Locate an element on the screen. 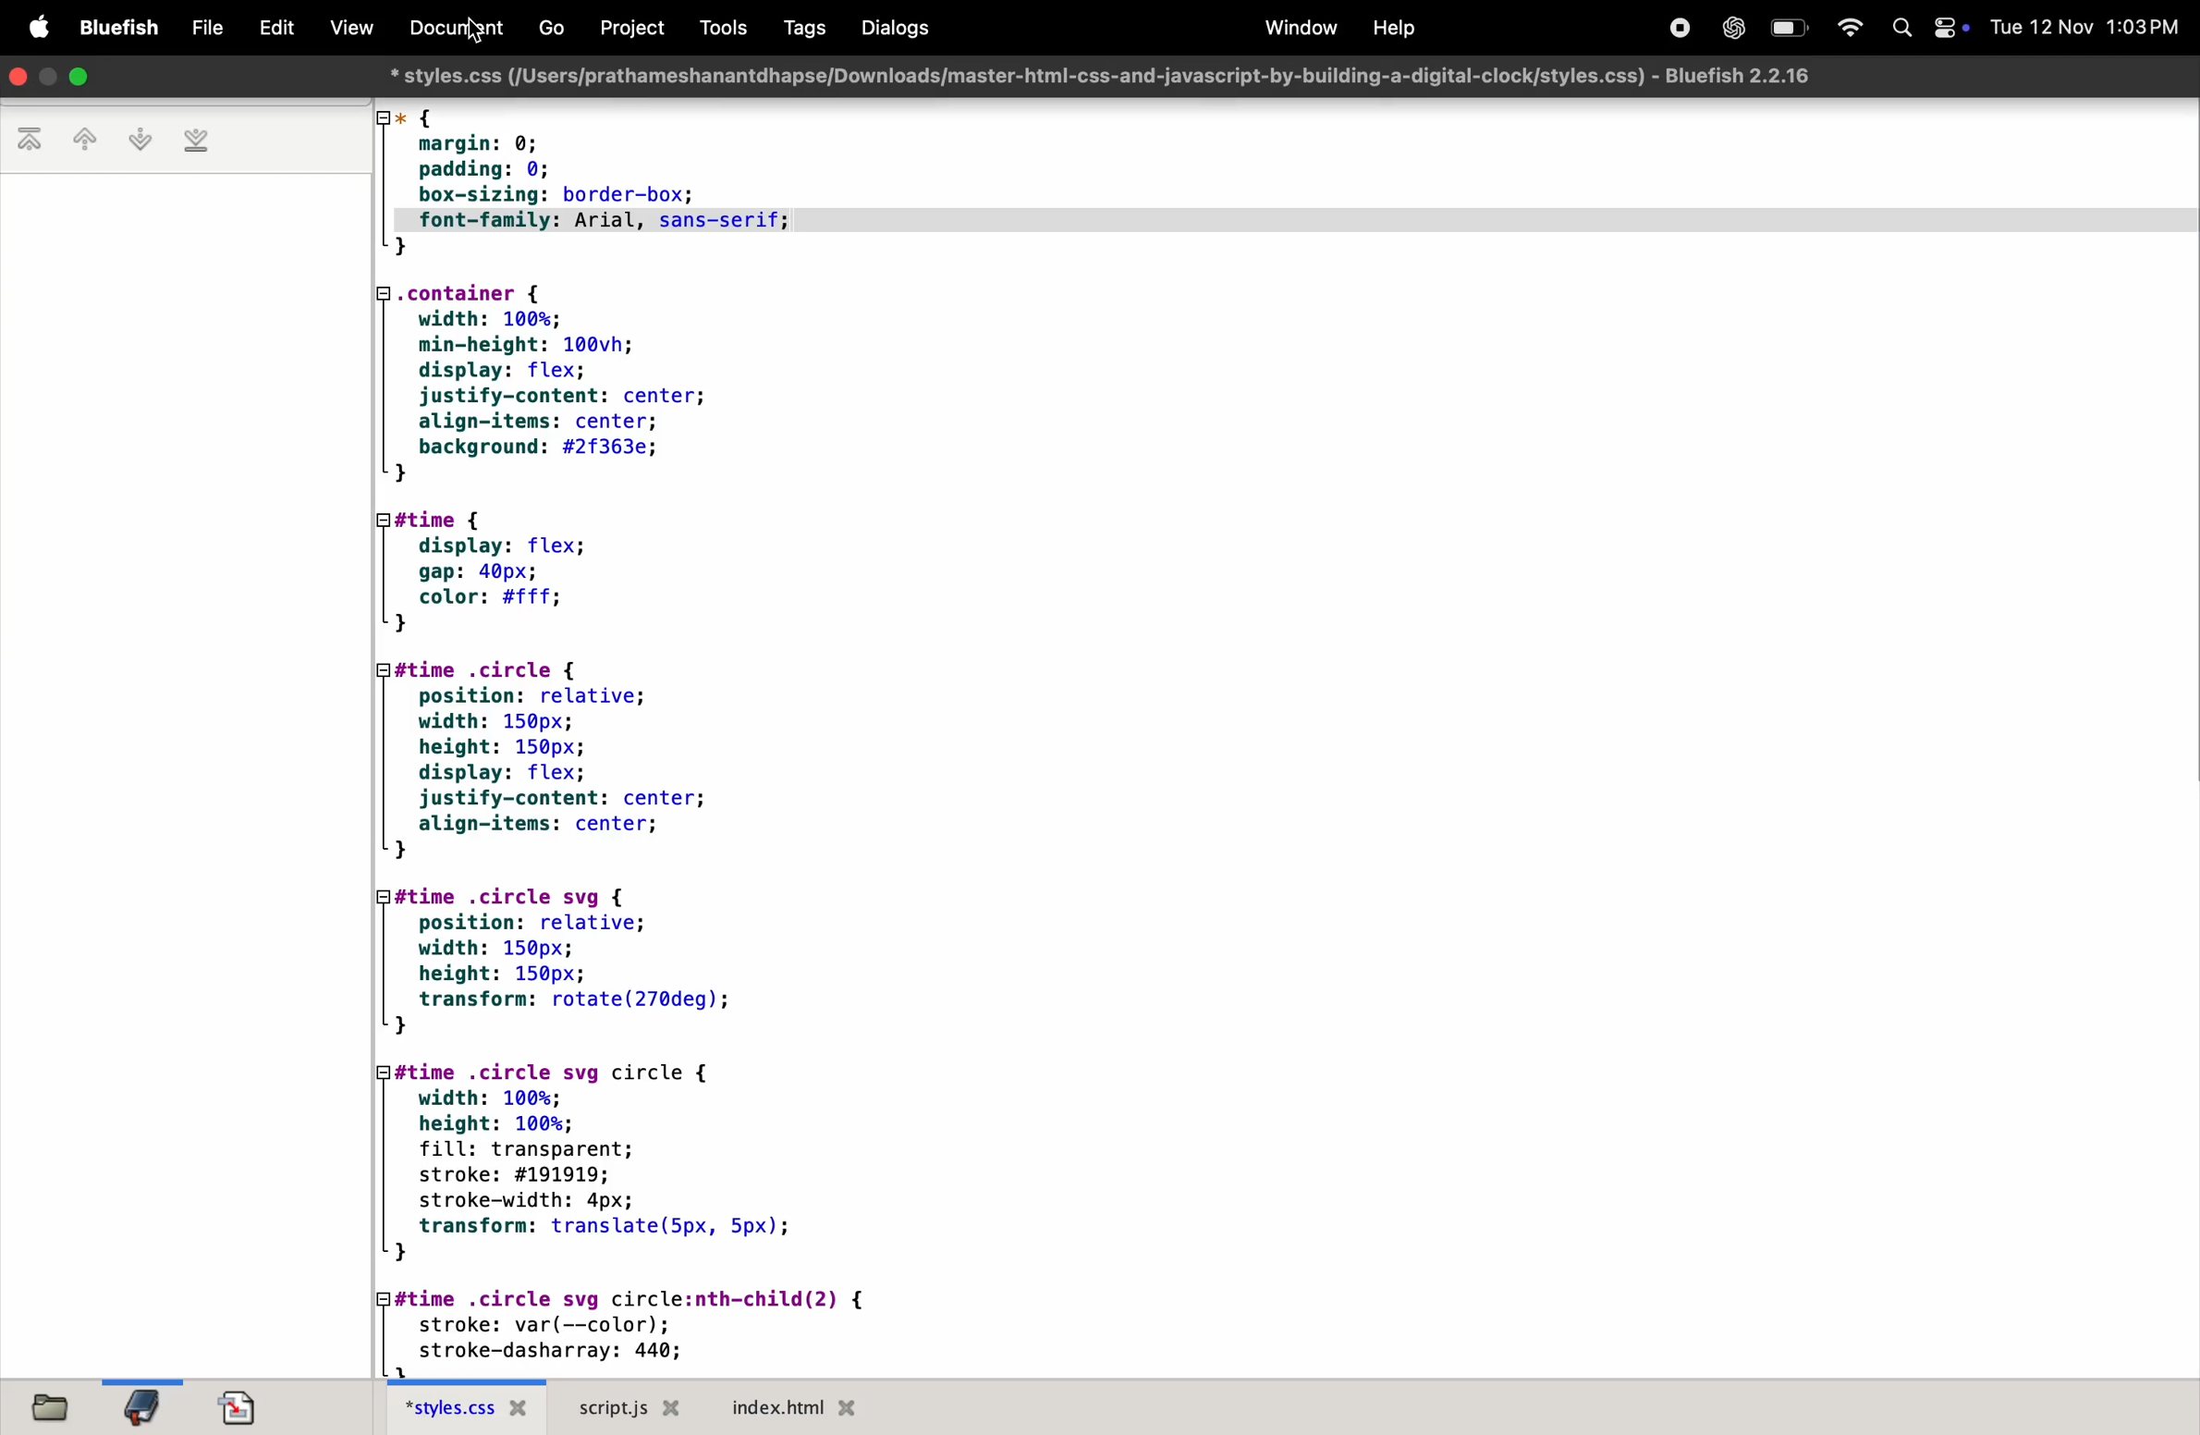 This screenshot has width=2200, height=1435. Tools is located at coordinates (719, 28).